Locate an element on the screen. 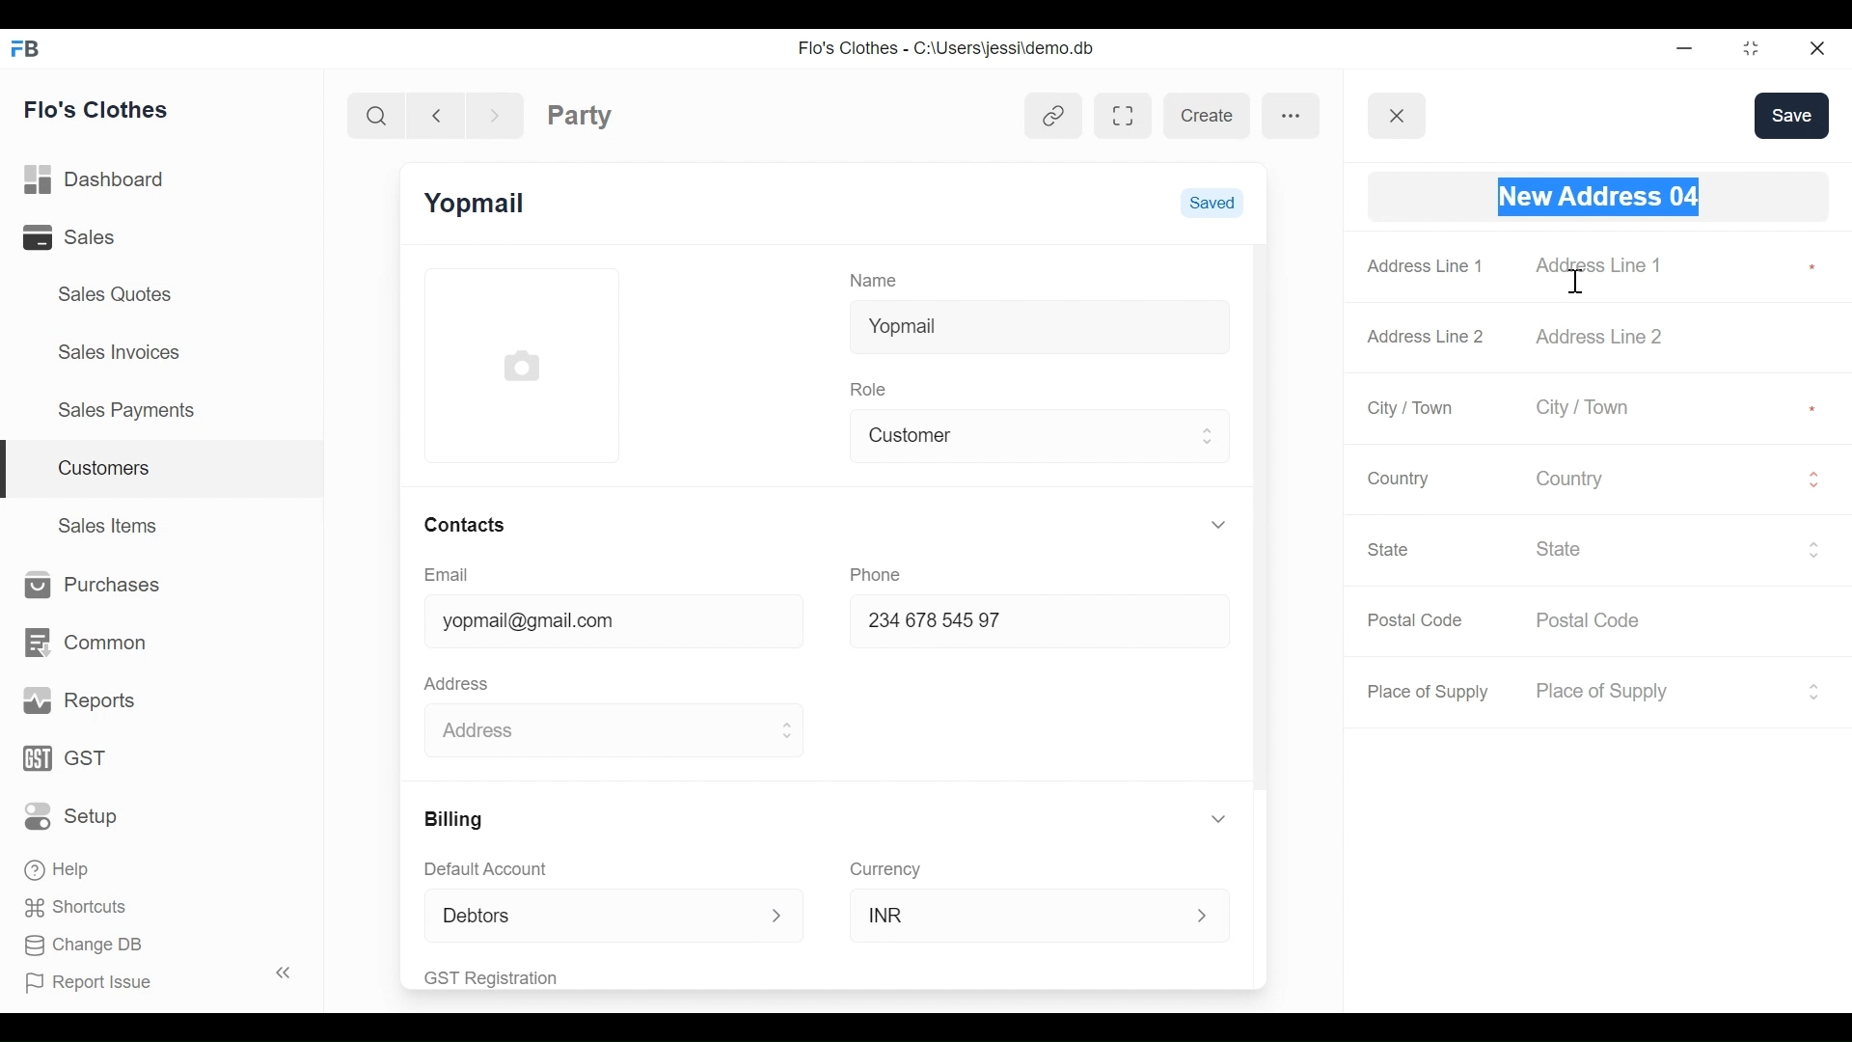  Customer is located at coordinates (1025, 433).